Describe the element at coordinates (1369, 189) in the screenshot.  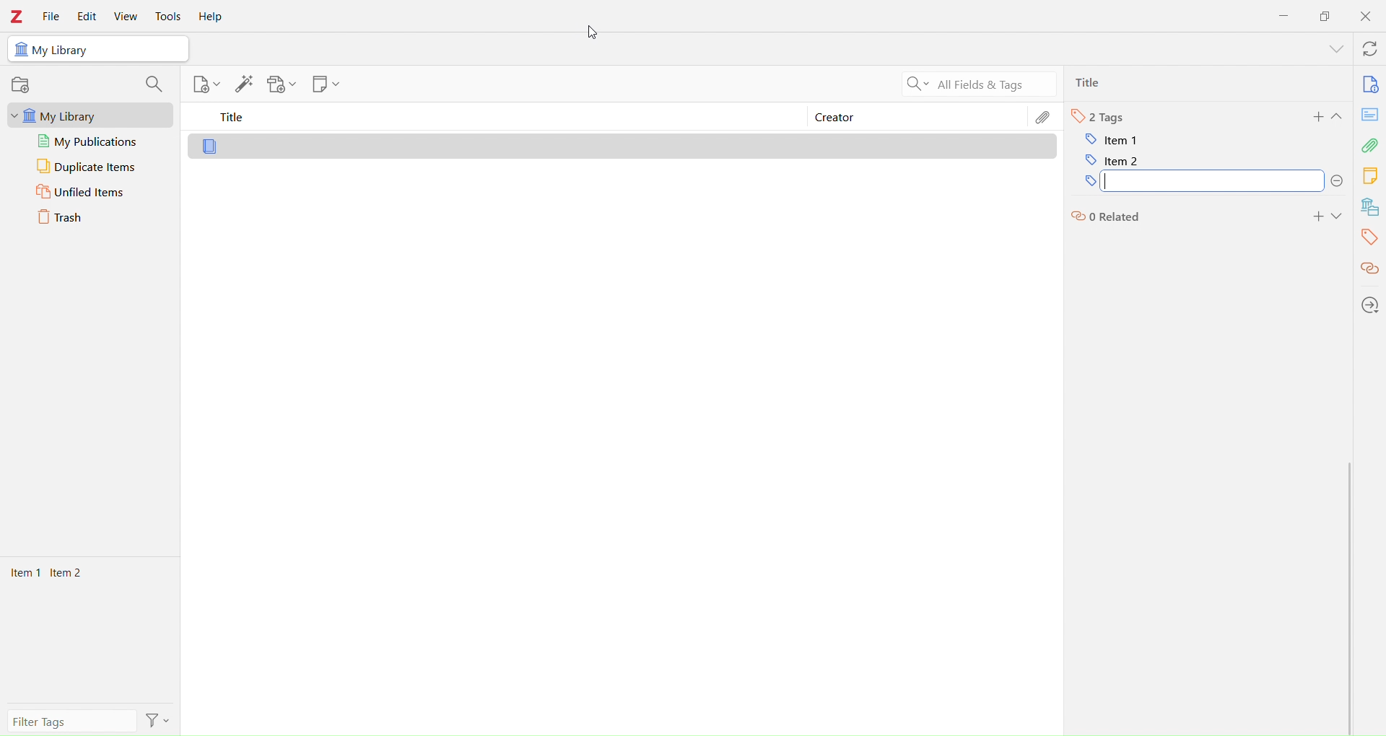
I see `Library tools bar` at that location.